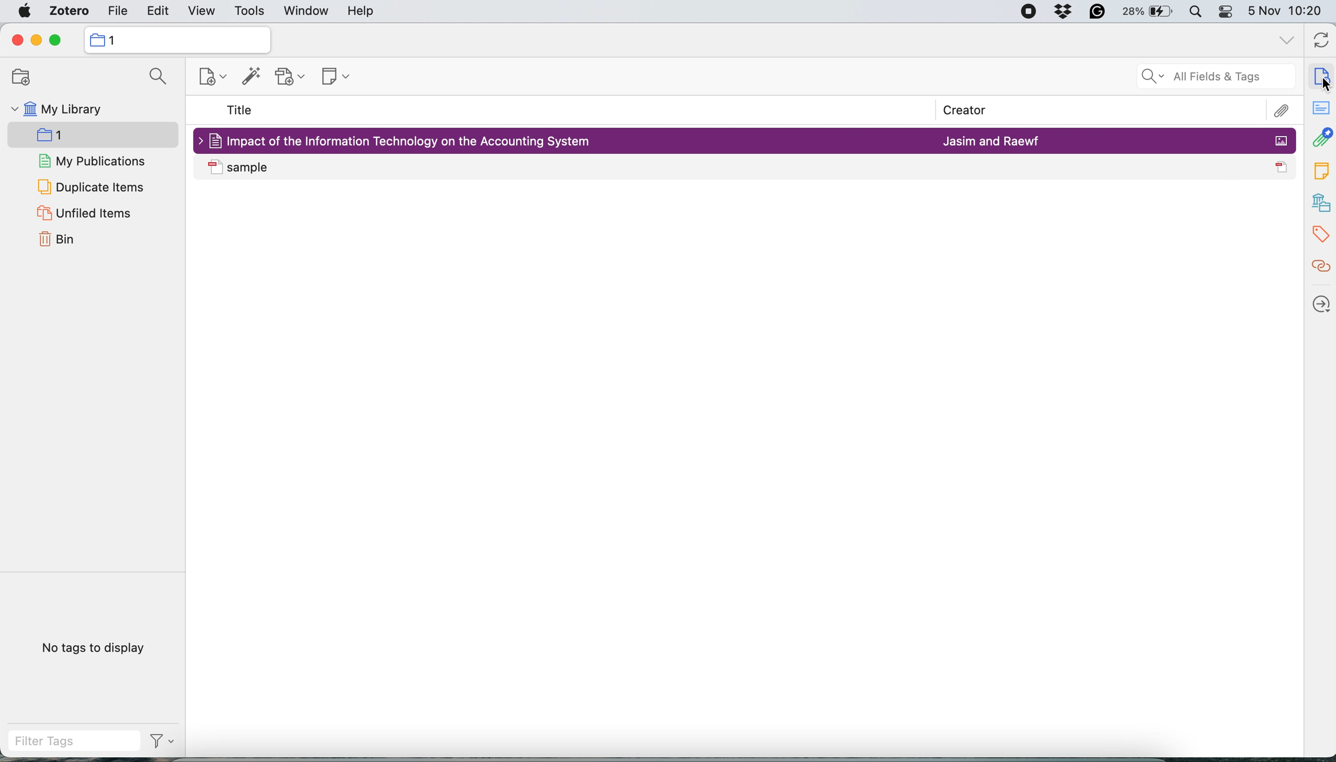 The width and height of the screenshot is (1336, 762). What do you see at coordinates (307, 11) in the screenshot?
I see `window` at bounding box center [307, 11].